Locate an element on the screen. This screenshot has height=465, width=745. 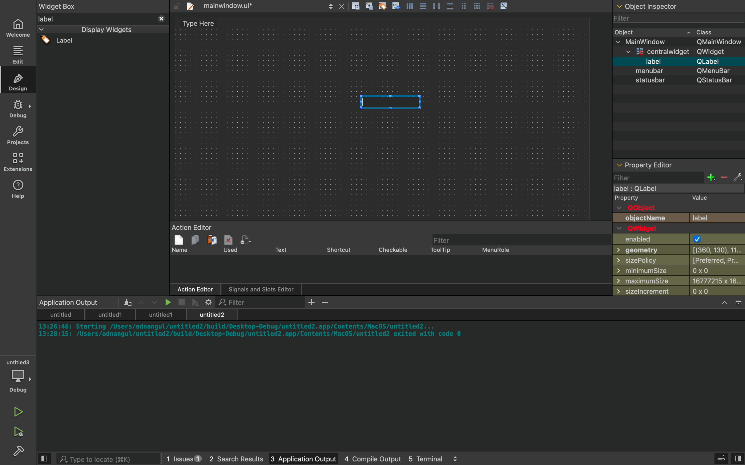
 is located at coordinates (680, 42).